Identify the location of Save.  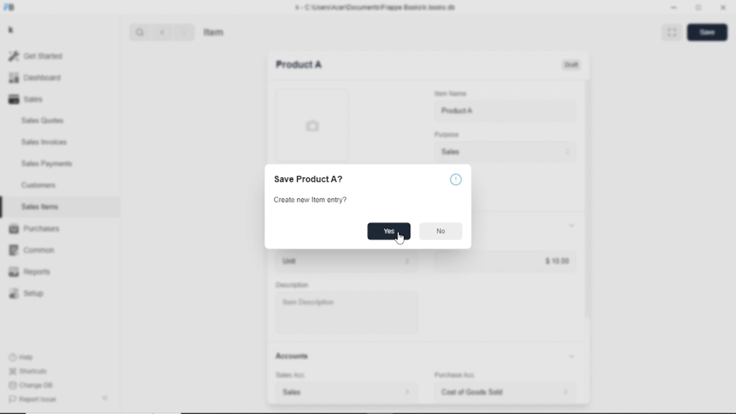
(708, 32).